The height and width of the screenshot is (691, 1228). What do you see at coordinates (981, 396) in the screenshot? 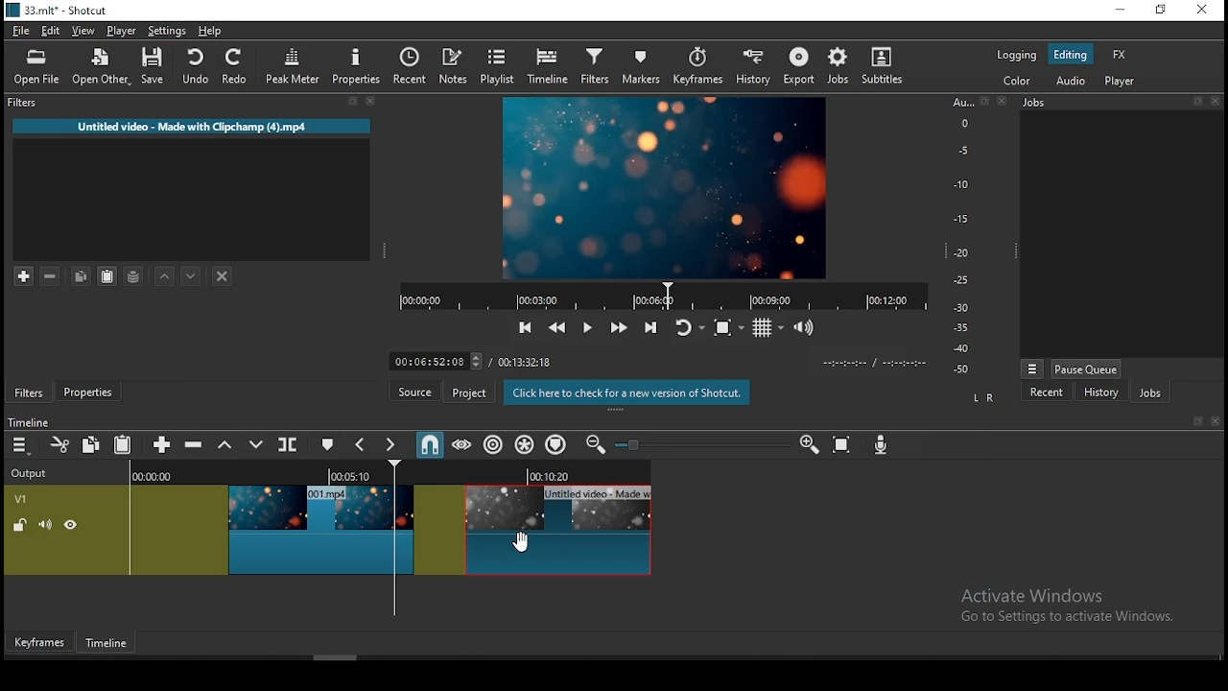
I see `L R` at bounding box center [981, 396].